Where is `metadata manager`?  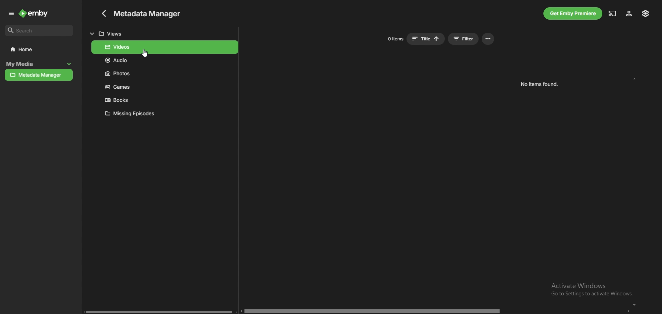 metadata manager is located at coordinates (39, 75).